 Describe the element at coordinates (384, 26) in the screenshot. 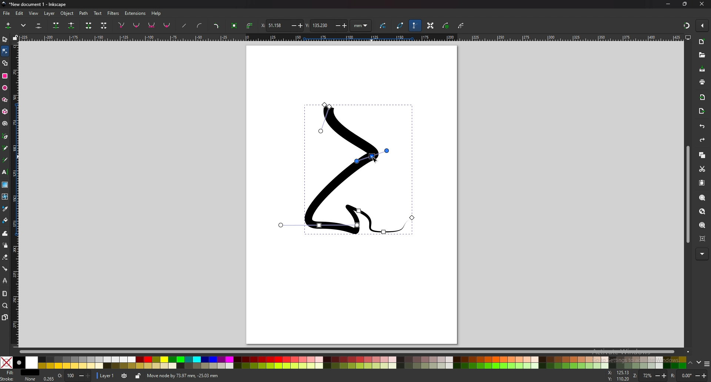

I see `next path effect parameter` at that location.